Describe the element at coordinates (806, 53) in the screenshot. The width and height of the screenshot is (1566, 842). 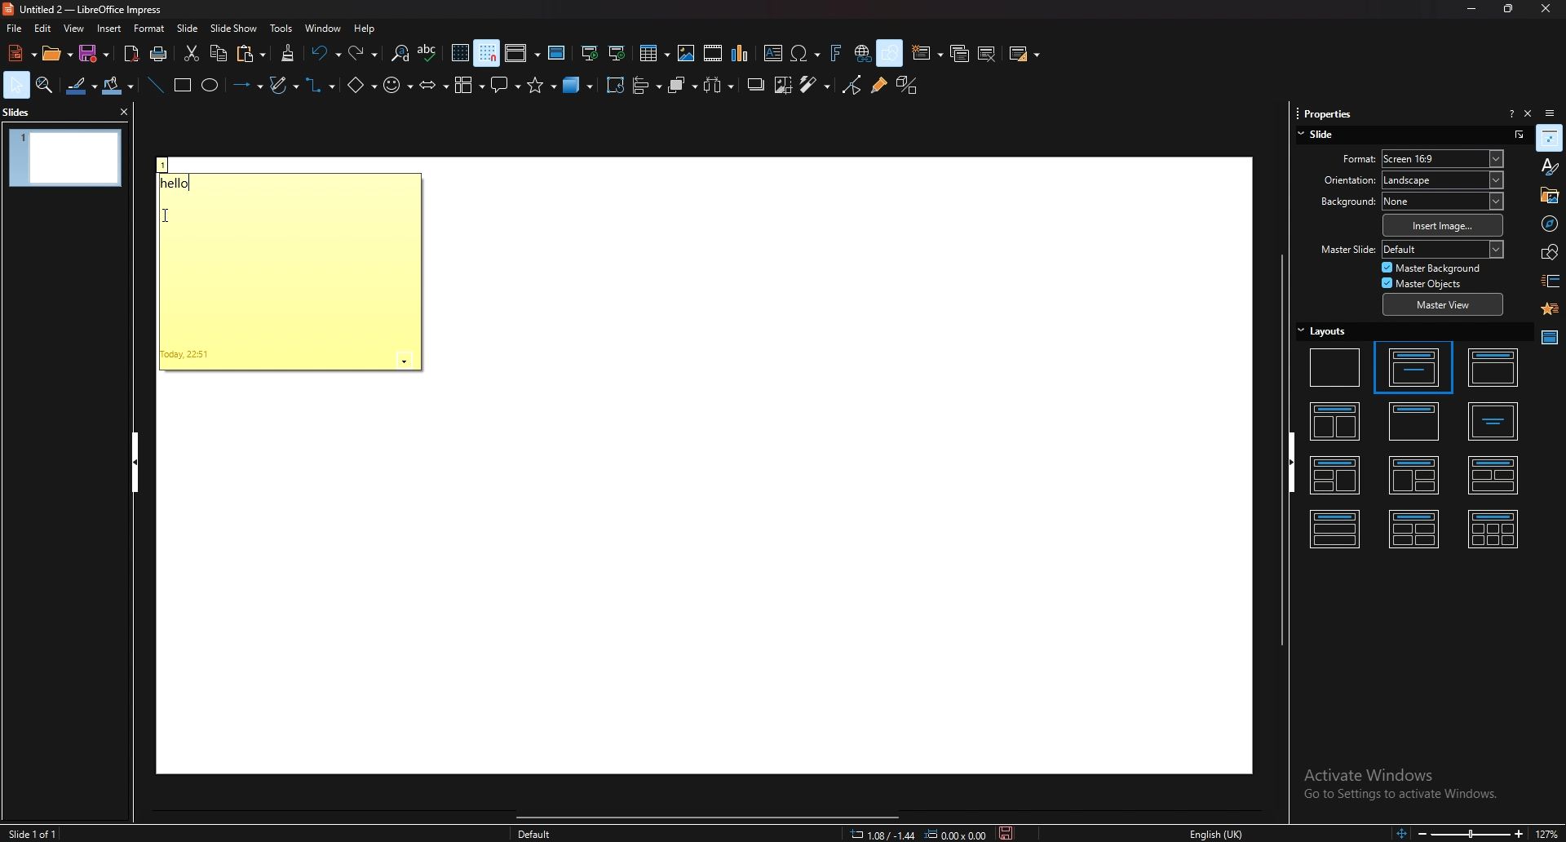
I see `insert special characters` at that location.